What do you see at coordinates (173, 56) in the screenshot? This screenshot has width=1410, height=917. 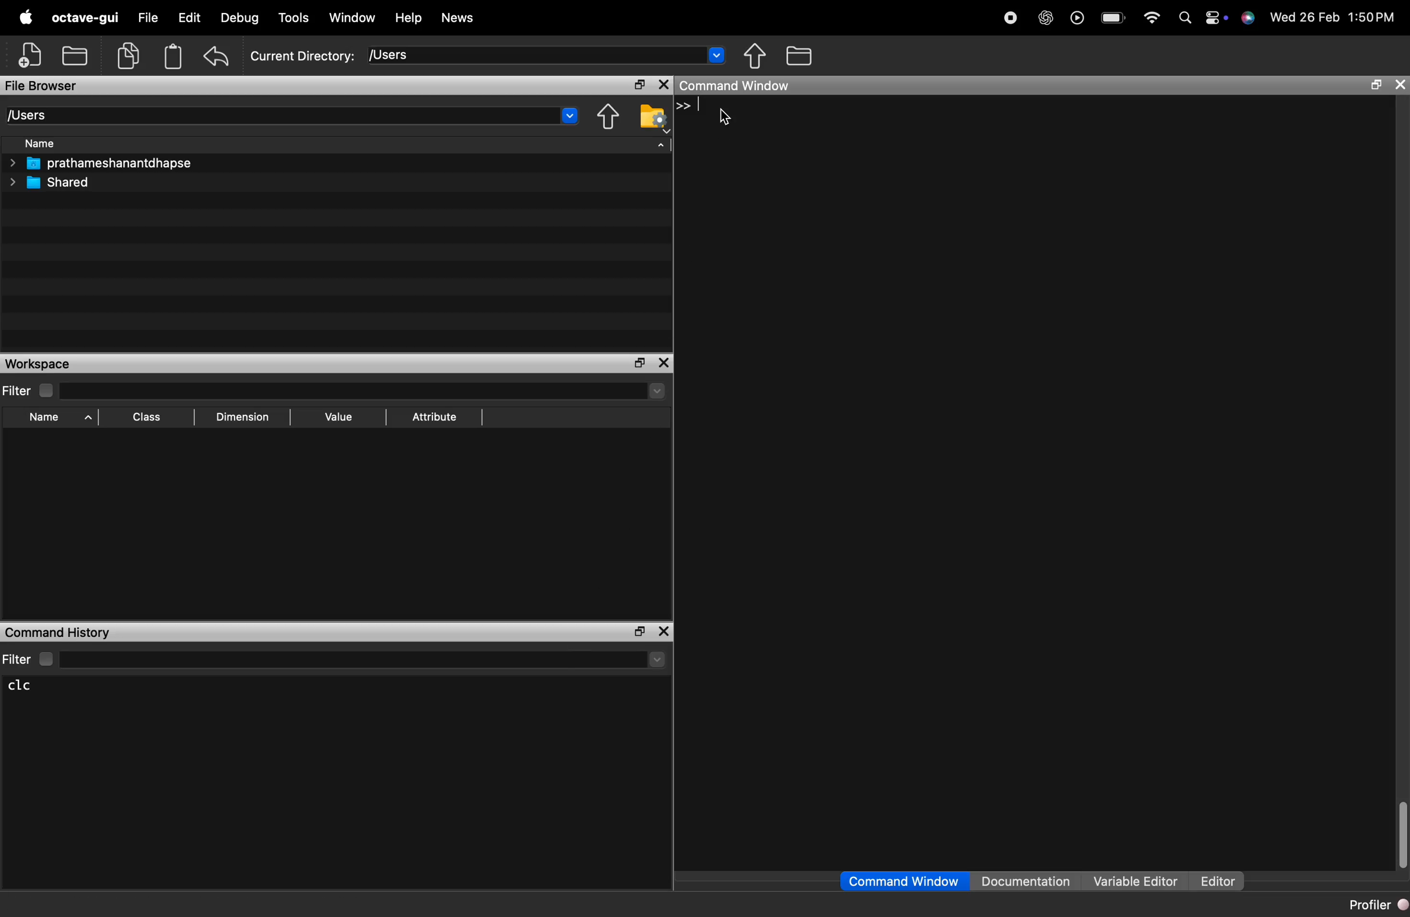 I see `paste` at bounding box center [173, 56].